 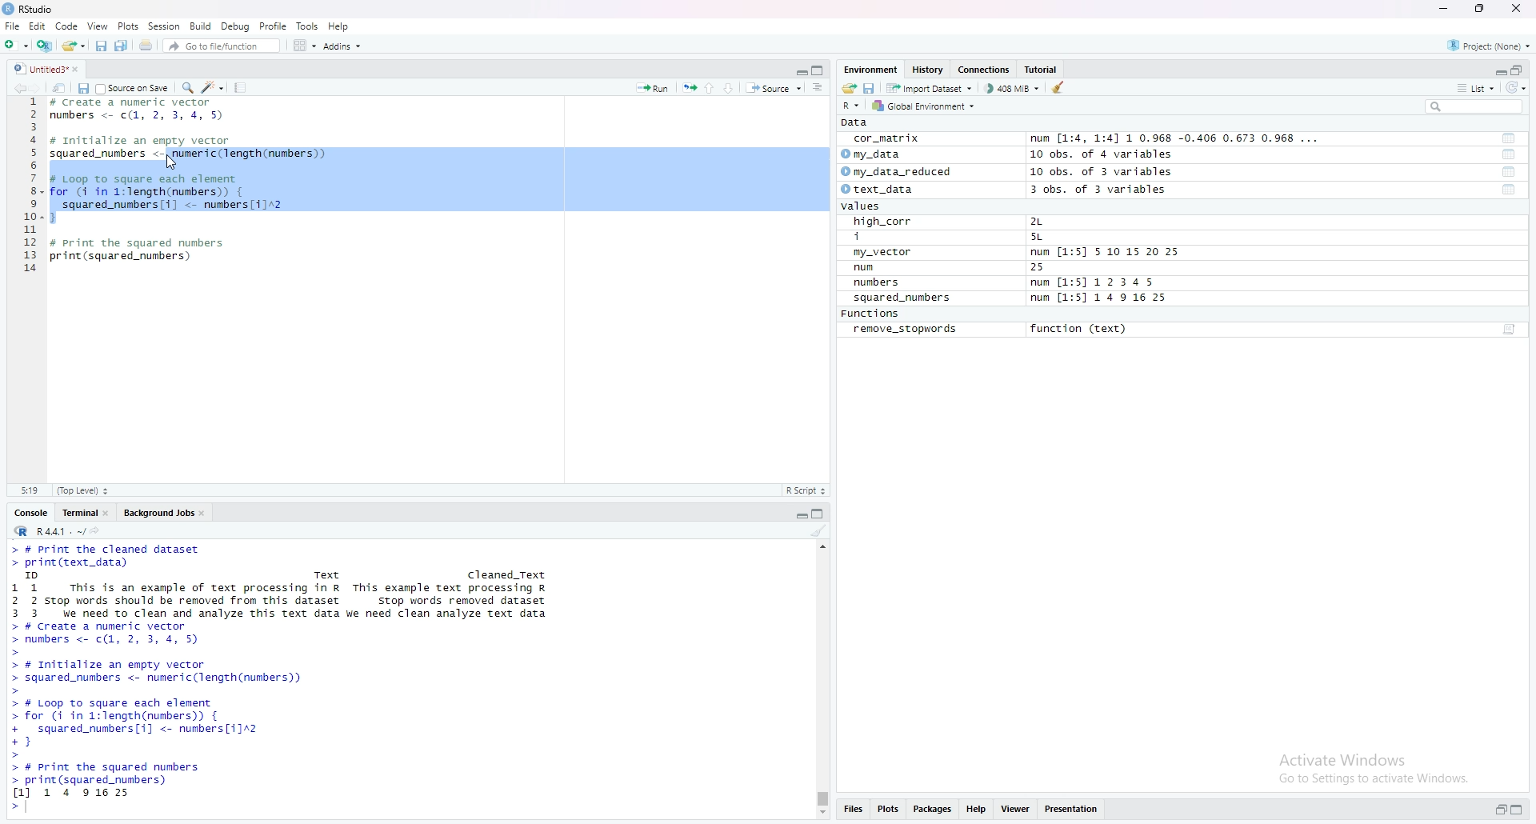 I want to click on Print the current file, so click(x=144, y=44).